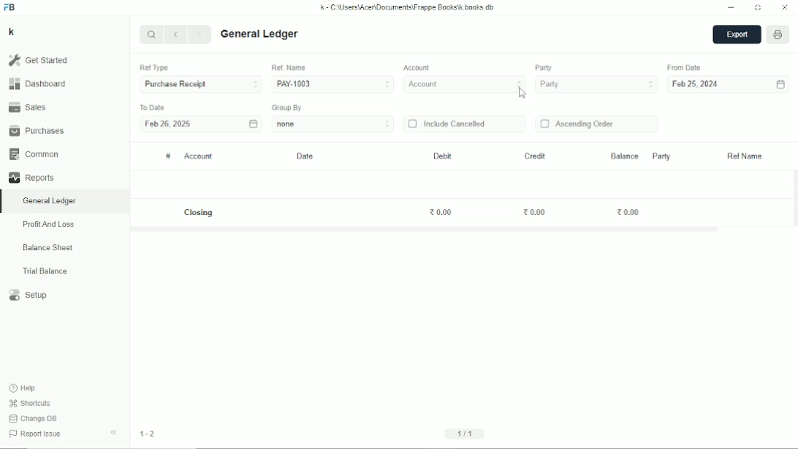 This screenshot has width=798, height=449. I want to click on Cursor, so click(522, 93).